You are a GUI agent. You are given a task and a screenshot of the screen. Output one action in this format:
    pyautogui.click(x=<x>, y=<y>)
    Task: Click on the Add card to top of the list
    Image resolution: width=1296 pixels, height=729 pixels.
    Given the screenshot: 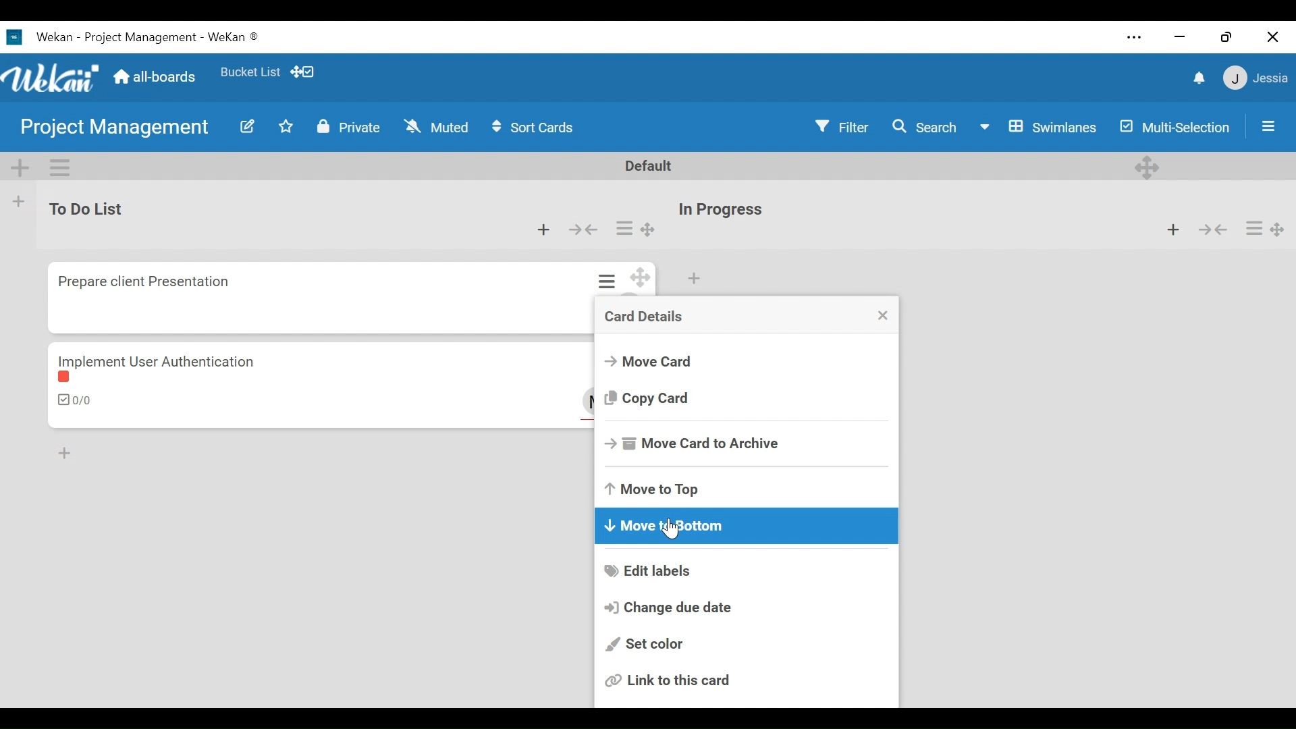 What is the action you would take?
    pyautogui.click(x=1173, y=230)
    